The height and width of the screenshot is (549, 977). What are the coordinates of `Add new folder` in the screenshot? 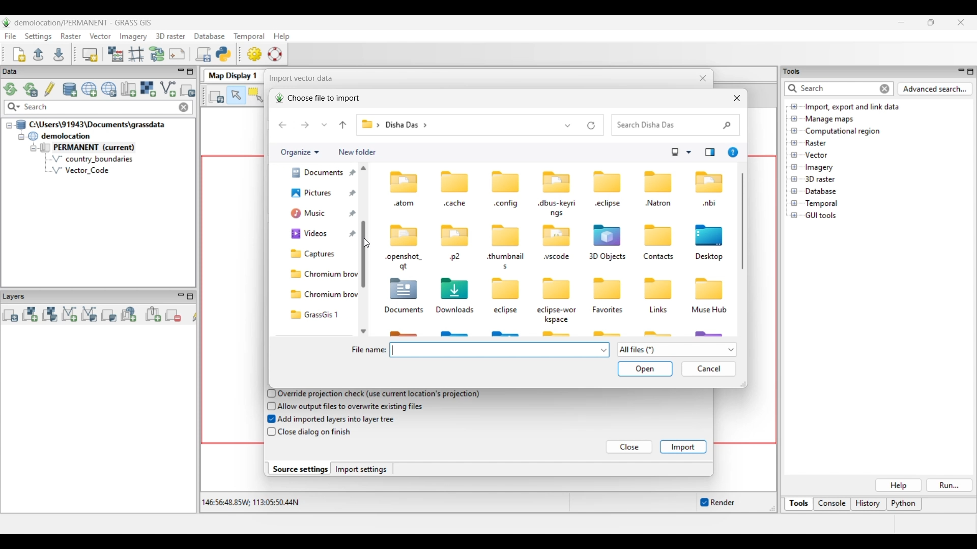 It's located at (357, 152).